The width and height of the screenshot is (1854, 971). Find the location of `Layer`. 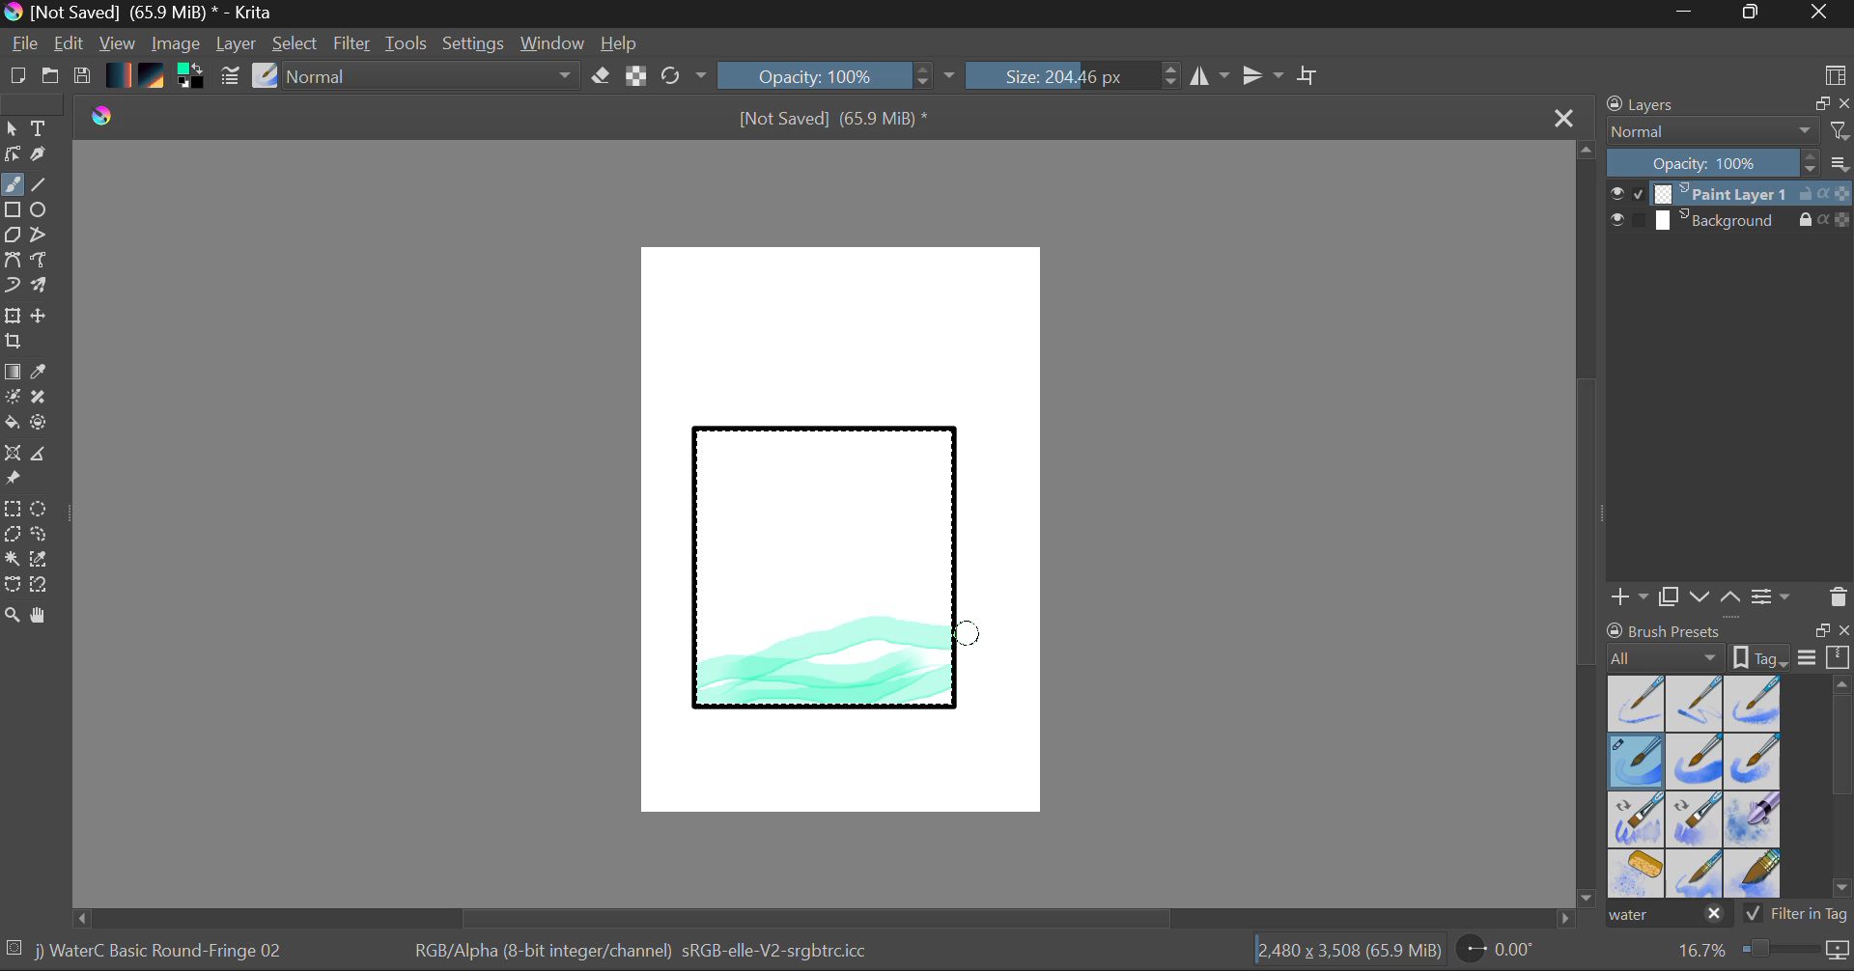

Layer is located at coordinates (239, 43).